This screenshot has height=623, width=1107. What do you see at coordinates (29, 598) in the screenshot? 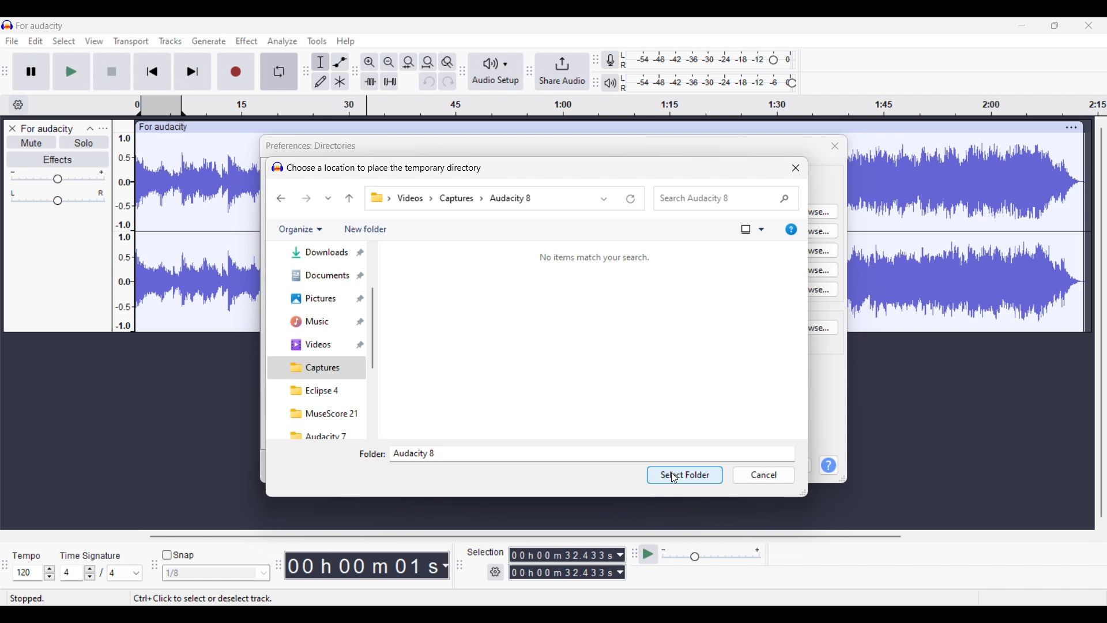
I see `Status of current track` at bounding box center [29, 598].